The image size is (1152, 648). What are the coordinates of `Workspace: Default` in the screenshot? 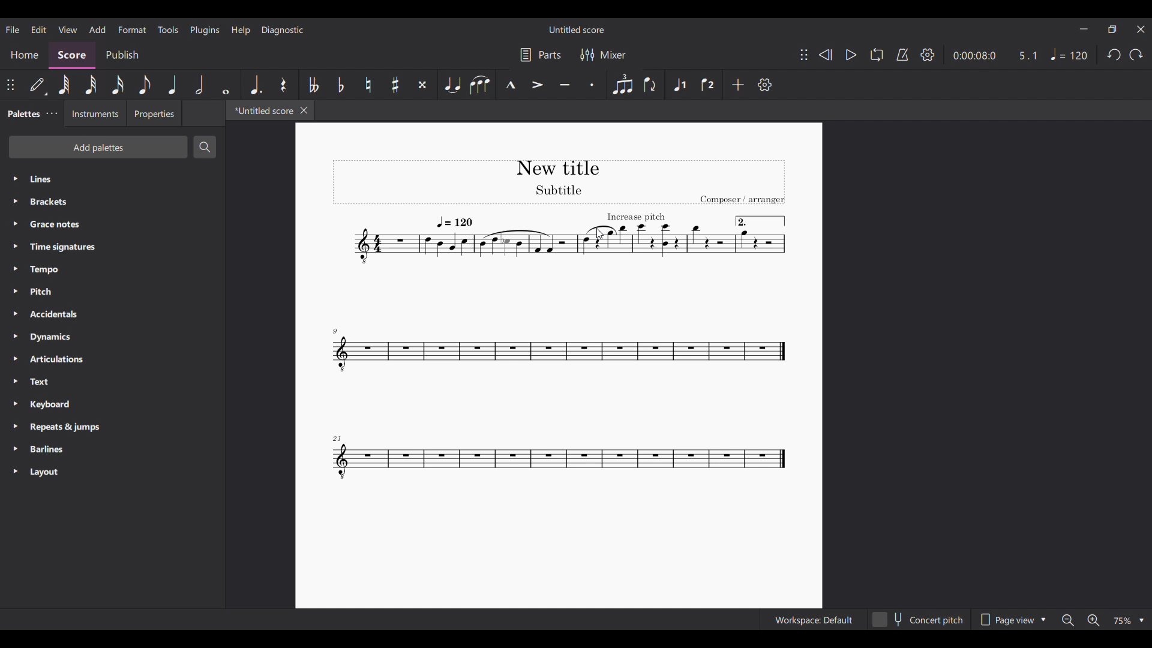 It's located at (814, 619).